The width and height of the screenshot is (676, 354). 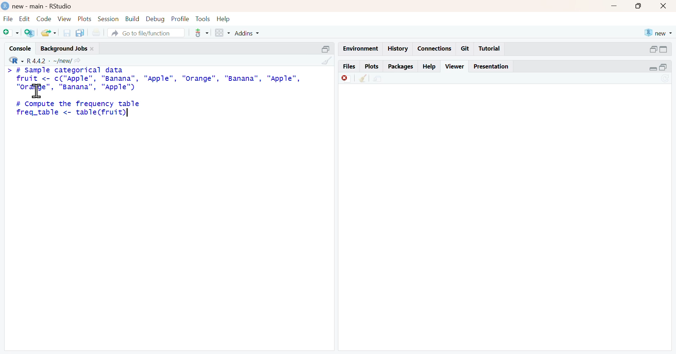 What do you see at coordinates (612, 7) in the screenshot?
I see `minimize` at bounding box center [612, 7].